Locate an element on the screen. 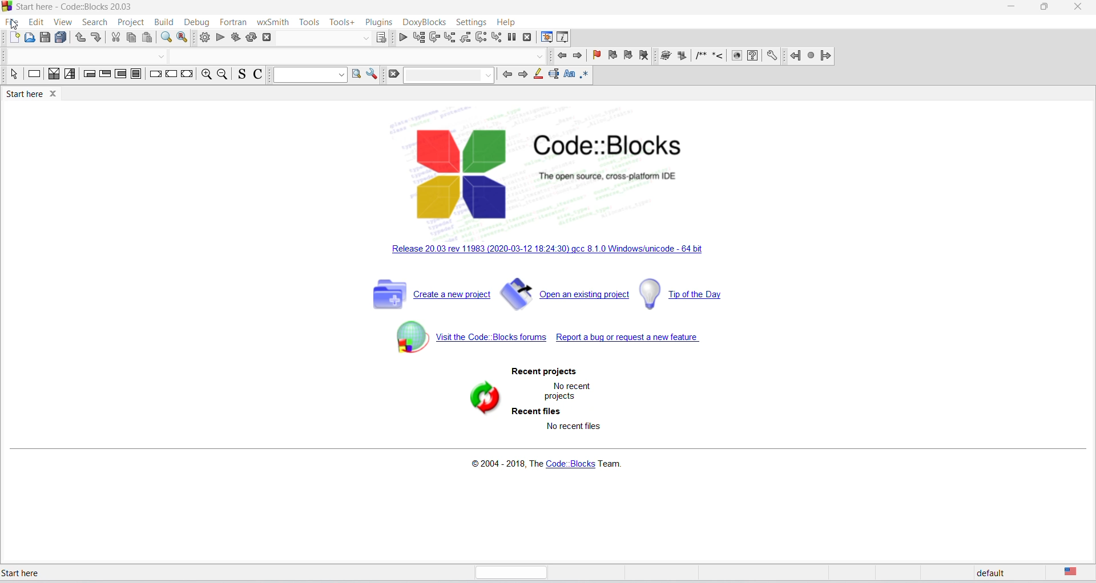 The height and width of the screenshot is (583, 1096). exit condition loop is located at coordinates (106, 76).